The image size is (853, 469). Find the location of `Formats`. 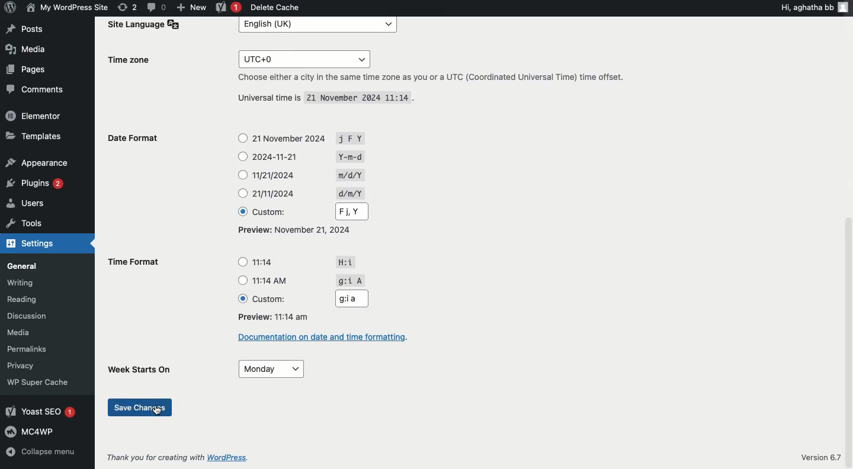

Formats is located at coordinates (297, 230).